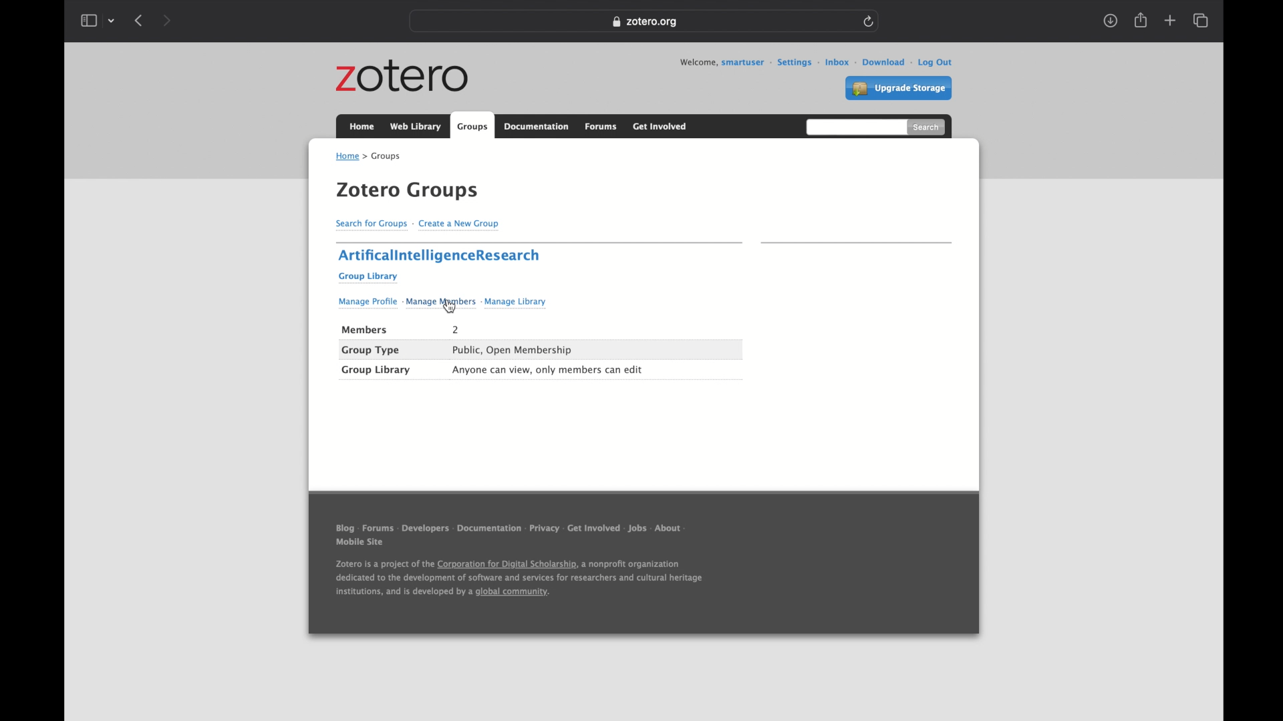 Image resolution: width=1283 pixels, height=721 pixels. Describe the element at coordinates (543, 529) in the screenshot. I see `privacy` at that location.